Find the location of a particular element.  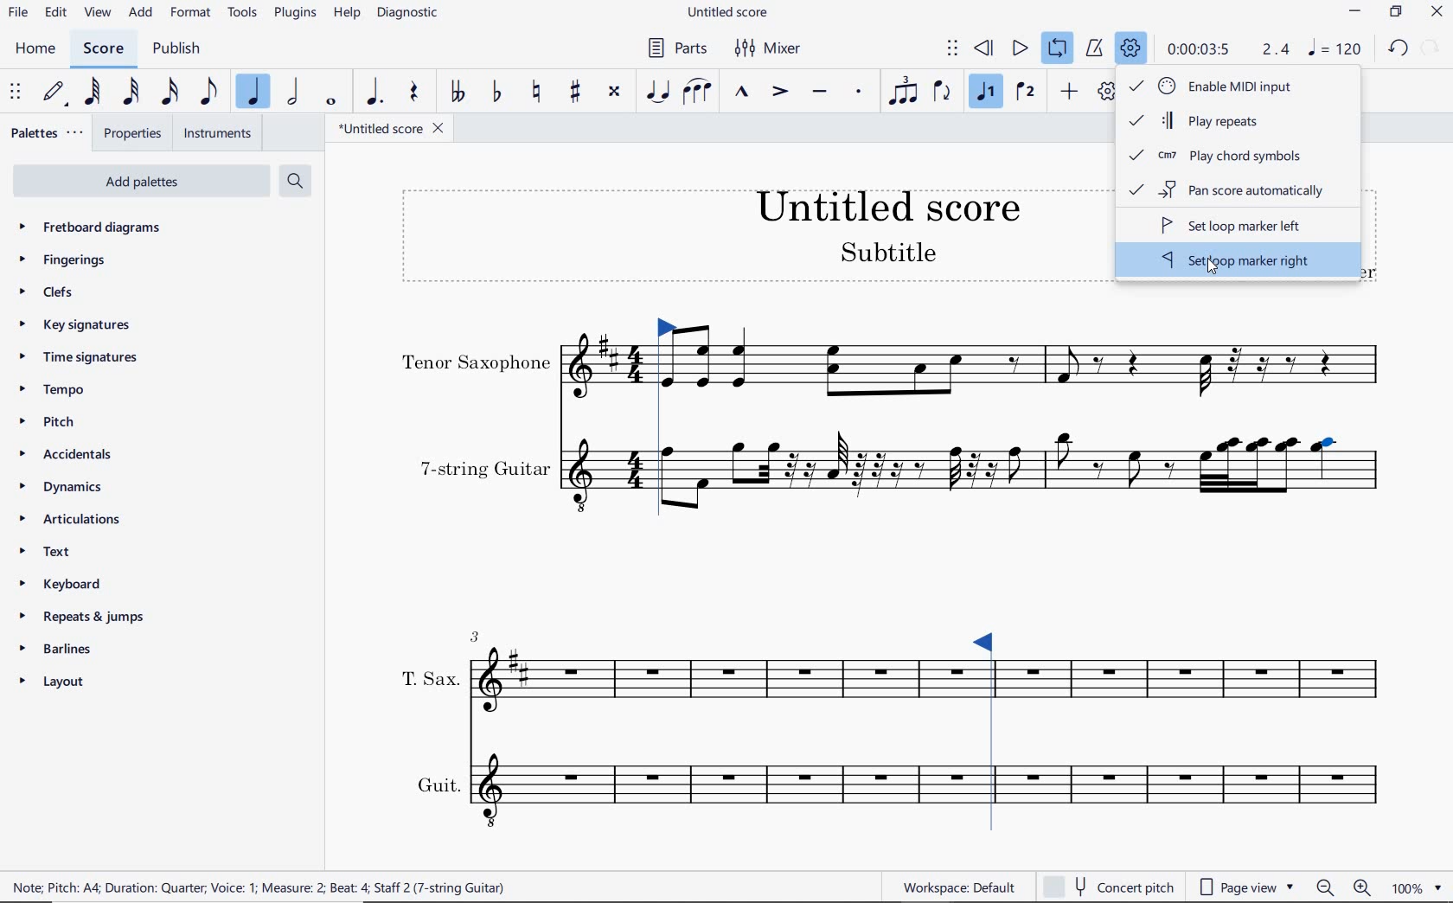

EIGHTH NOTE is located at coordinates (208, 93).